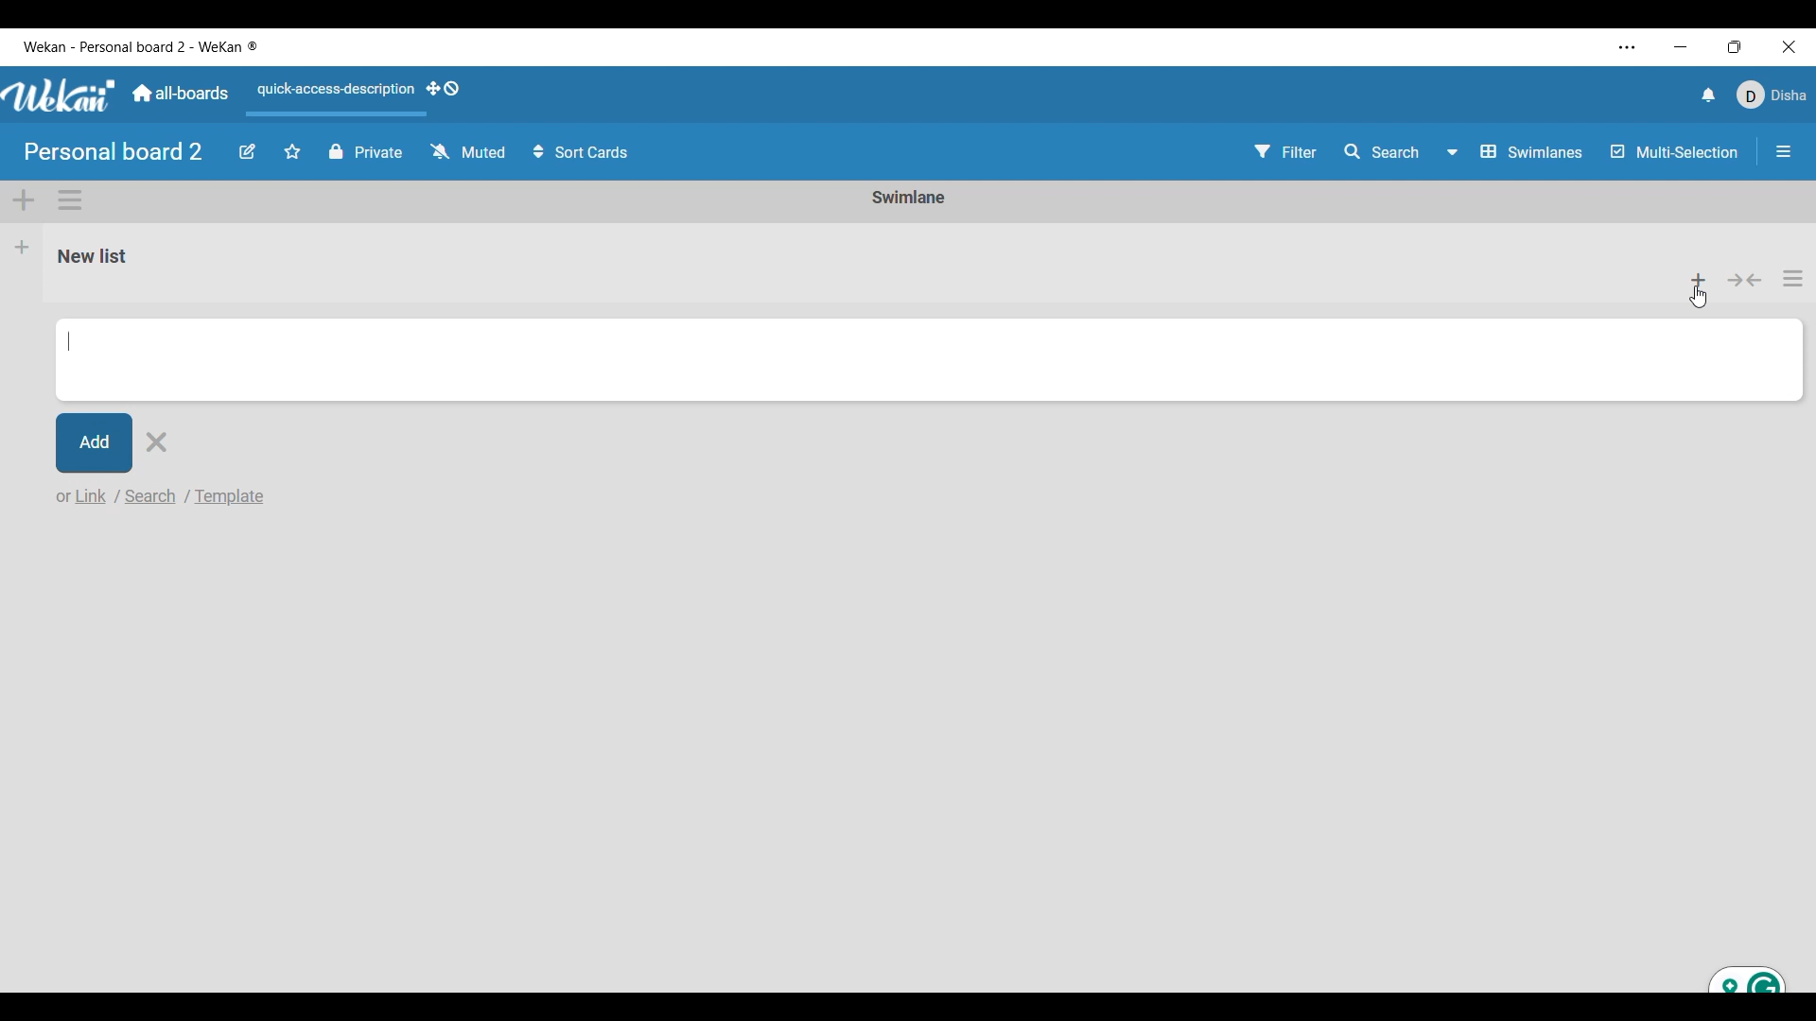 The image size is (1816, 1021). I want to click on Board title, so click(114, 151).